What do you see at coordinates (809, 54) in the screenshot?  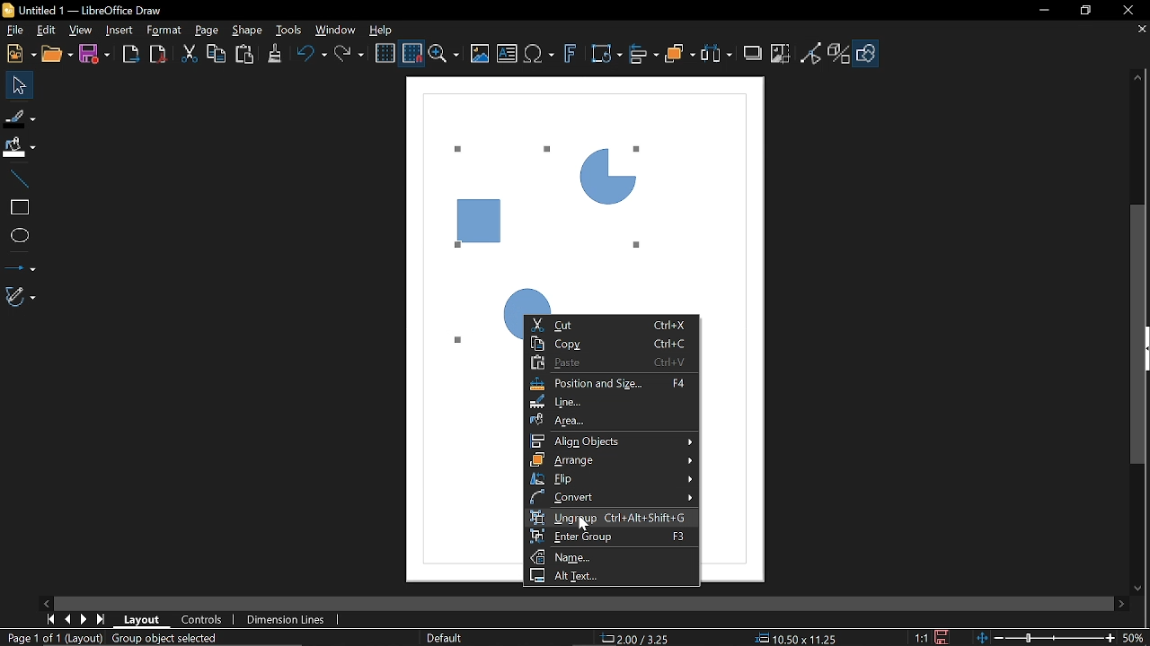 I see `Toggle point edit mode` at bounding box center [809, 54].